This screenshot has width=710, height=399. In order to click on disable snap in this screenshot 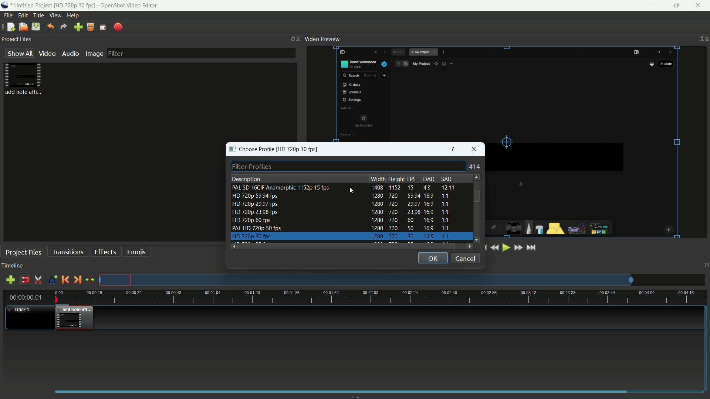, I will do `click(26, 280)`.